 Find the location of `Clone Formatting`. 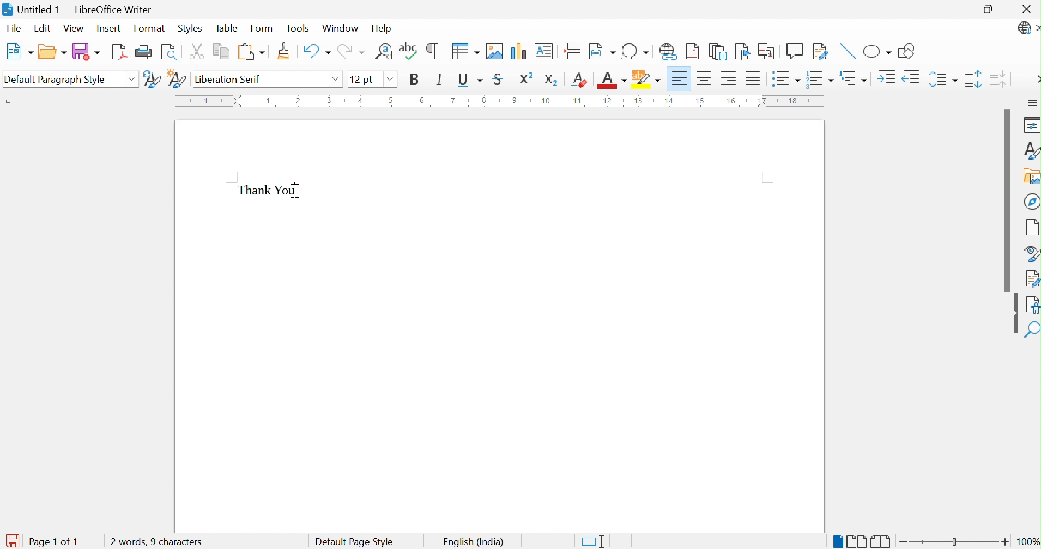

Clone Formatting is located at coordinates (284, 51).